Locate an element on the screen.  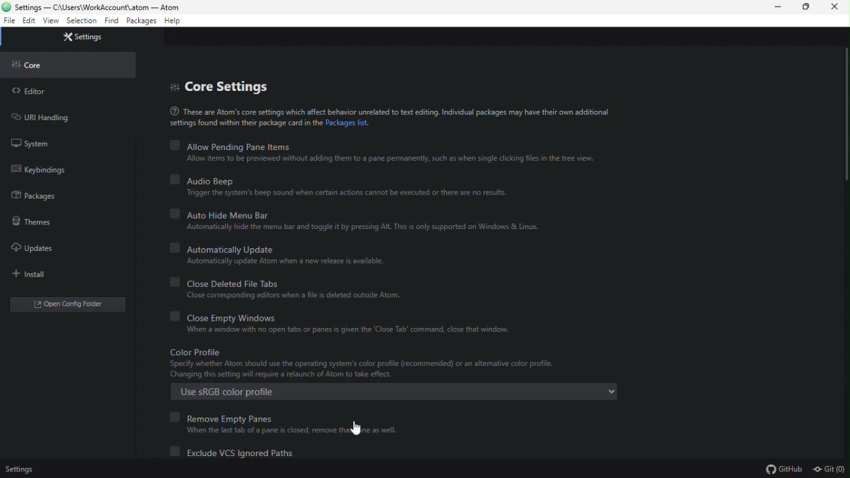
install is located at coordinates (34, 274).